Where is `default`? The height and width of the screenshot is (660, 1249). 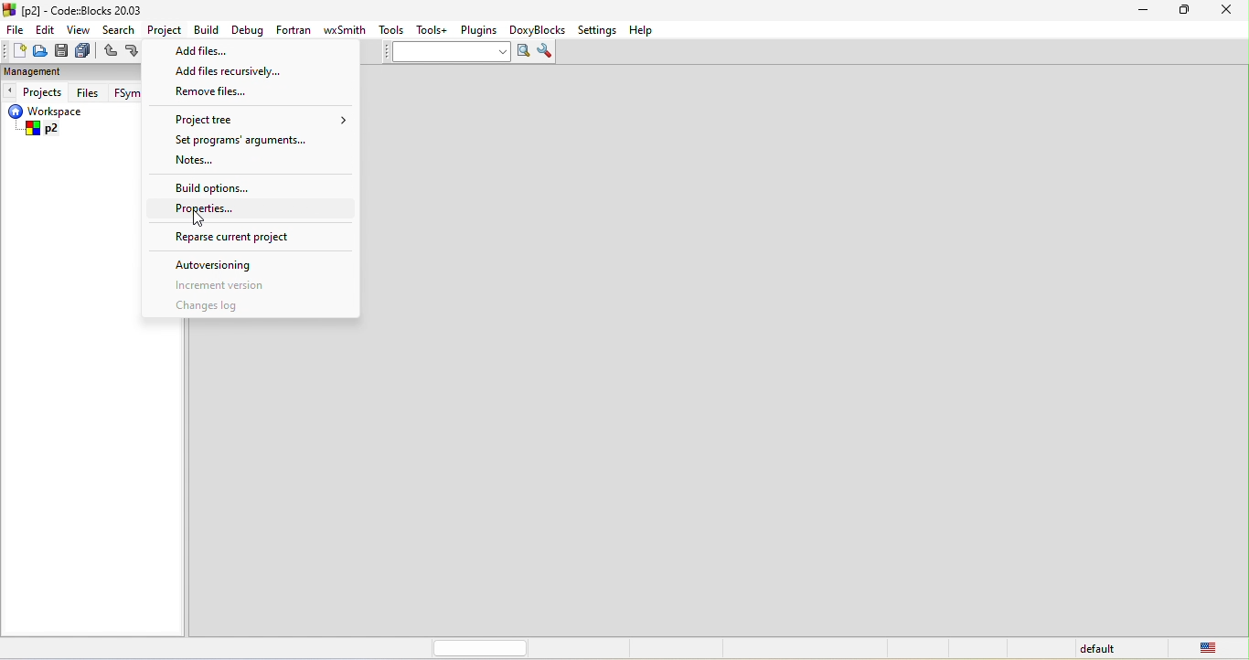 default is located at coordinates (1100, 649).